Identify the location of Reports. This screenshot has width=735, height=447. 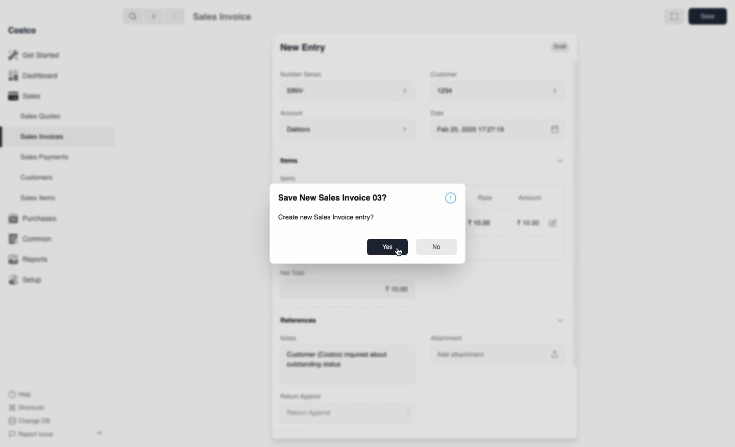
(28, 260).